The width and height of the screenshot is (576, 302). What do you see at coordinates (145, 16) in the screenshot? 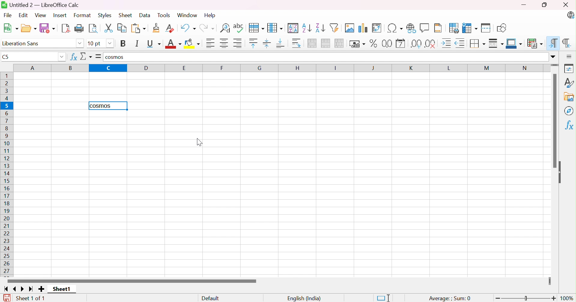
I see `Data` at bounding box center [145, 16].